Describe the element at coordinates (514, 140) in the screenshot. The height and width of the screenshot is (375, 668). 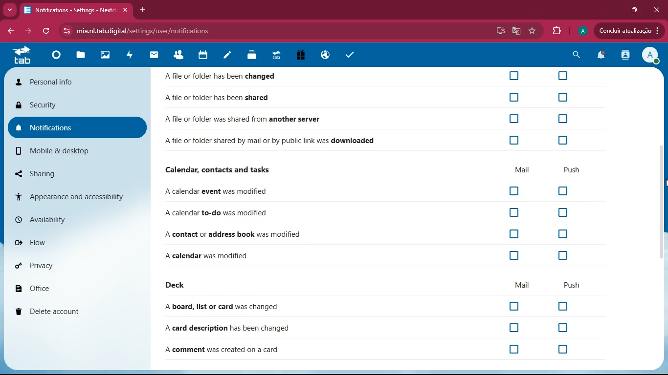
I see `off` at that location.